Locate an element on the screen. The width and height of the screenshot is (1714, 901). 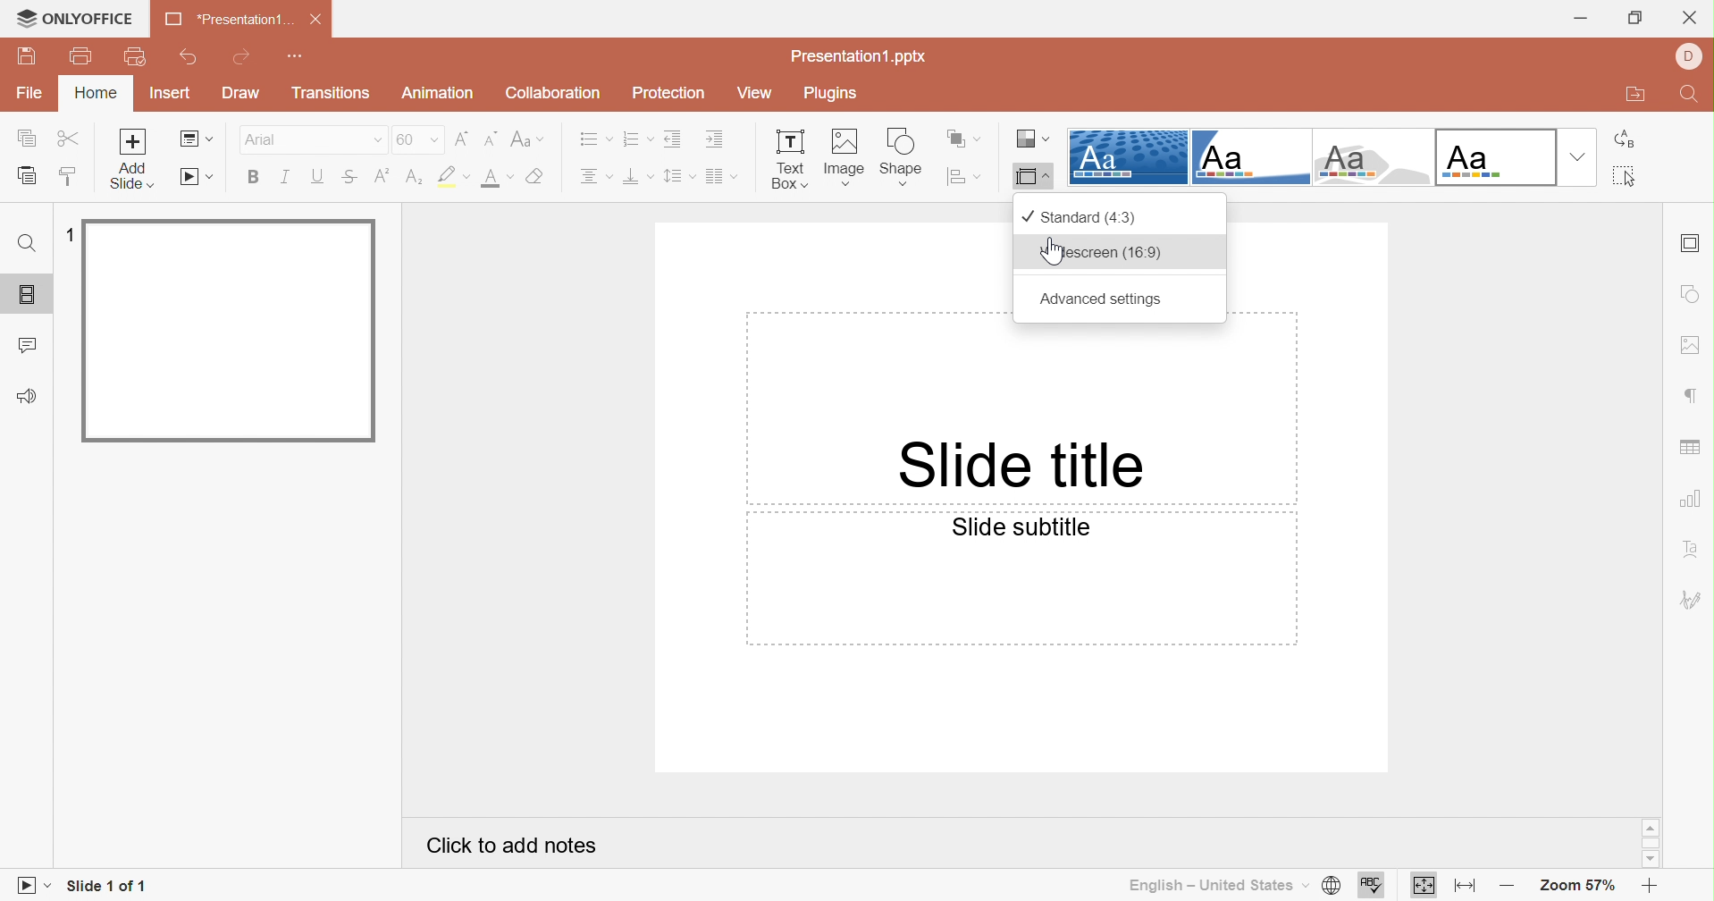
Select all is located at coordinates (1624, 176).